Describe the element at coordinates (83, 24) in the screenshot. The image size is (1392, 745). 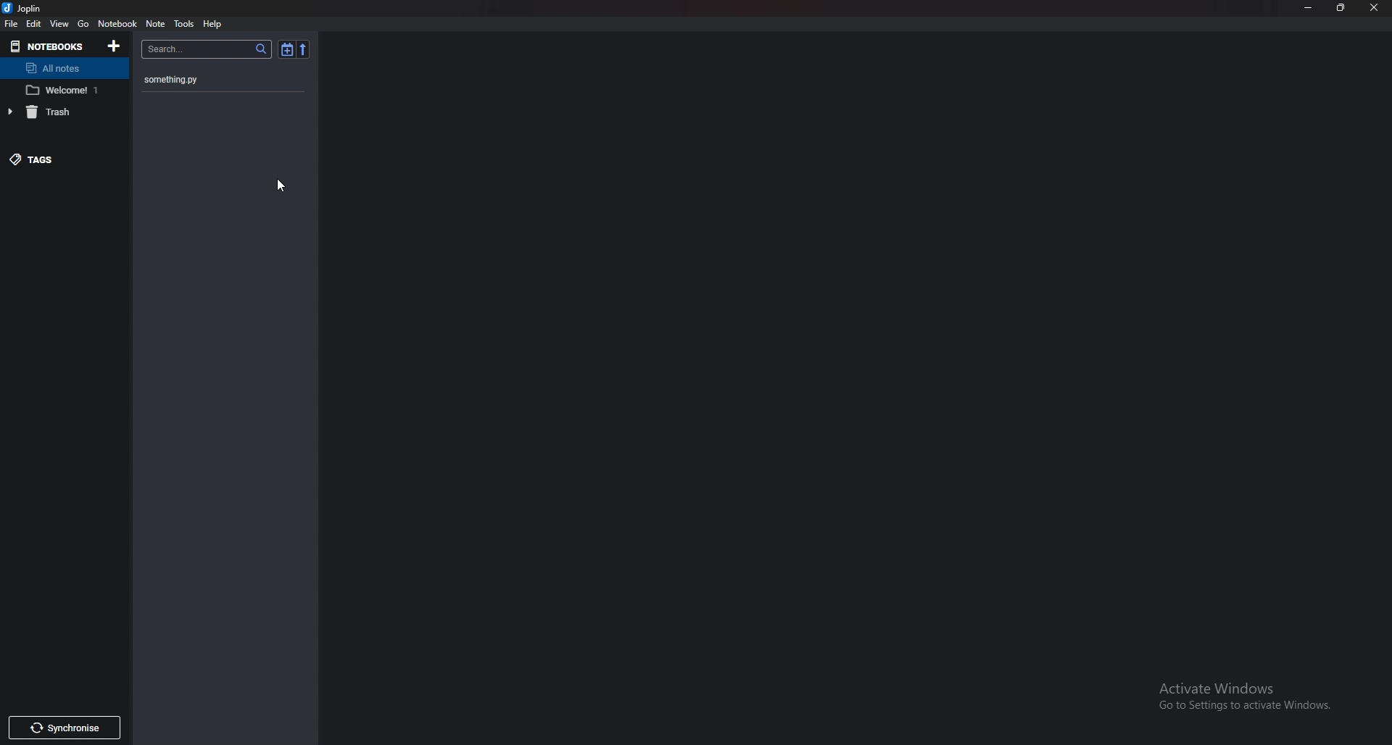
I see `go` at that location.